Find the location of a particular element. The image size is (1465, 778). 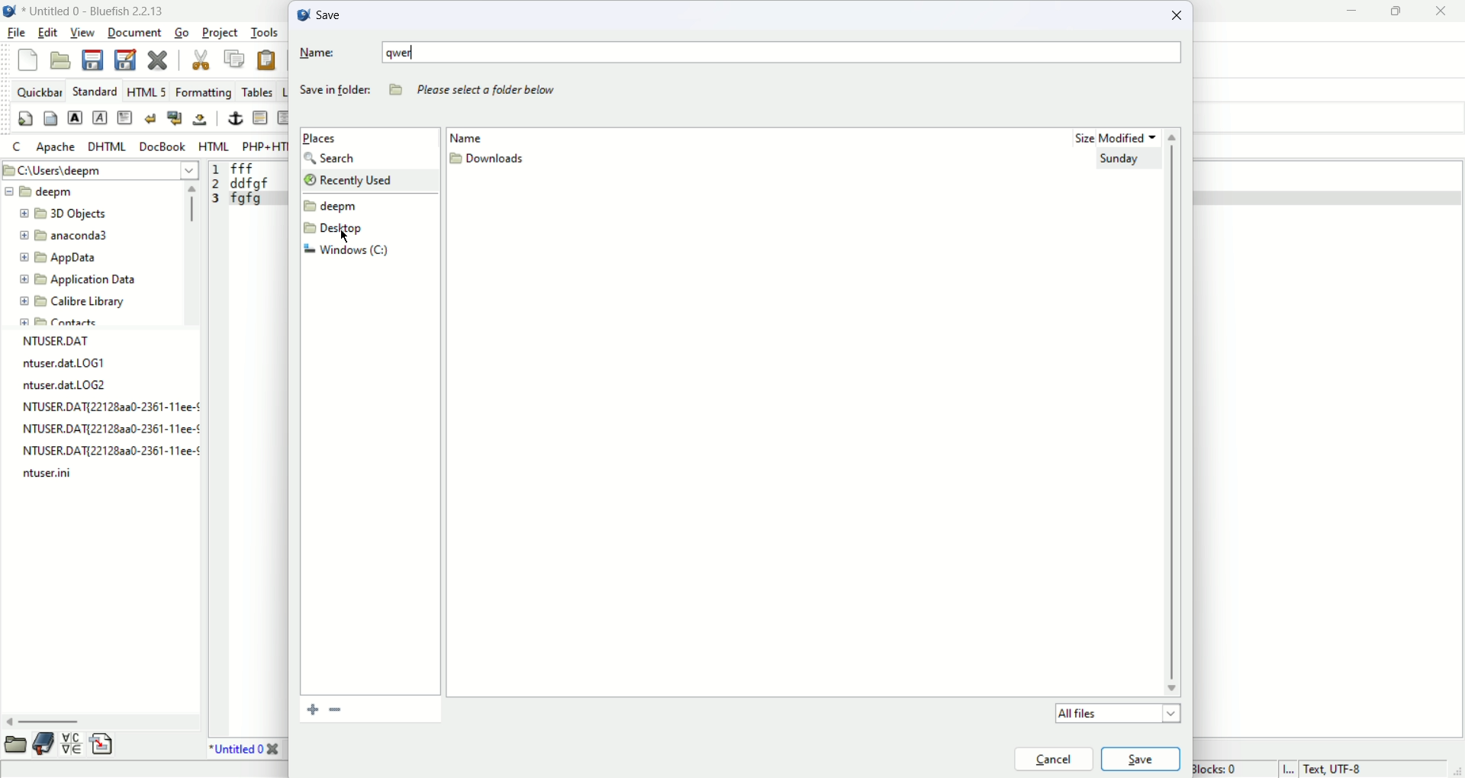

downloads is located at coordinates (489, 161).